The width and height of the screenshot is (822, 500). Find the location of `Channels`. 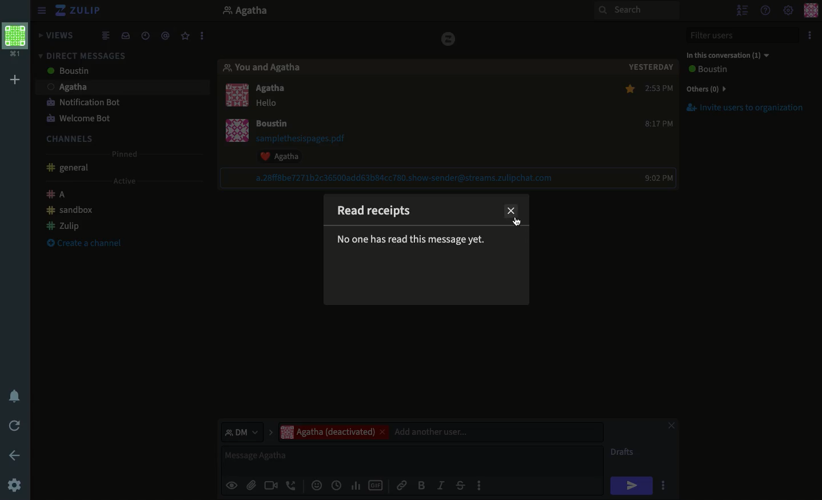

Channels is located at coordinates (74, 137).